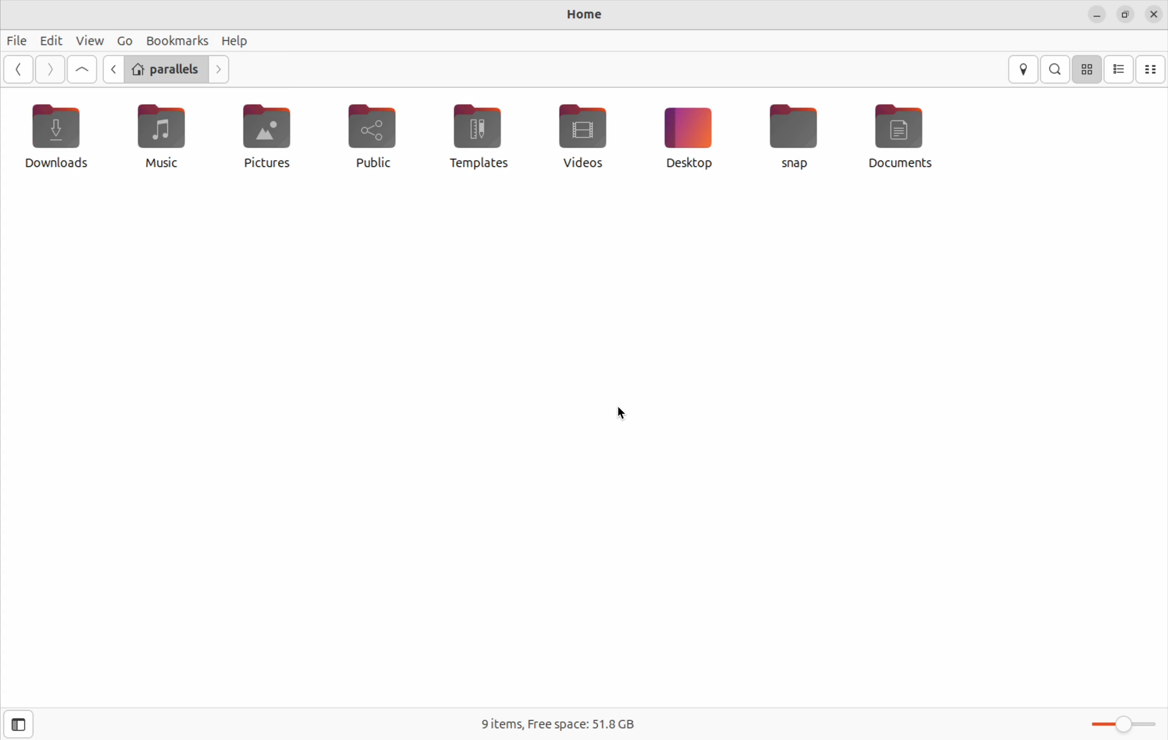 This screenshot has height=740, width=1168. I want to click on Go to first page, so click(83, 69).